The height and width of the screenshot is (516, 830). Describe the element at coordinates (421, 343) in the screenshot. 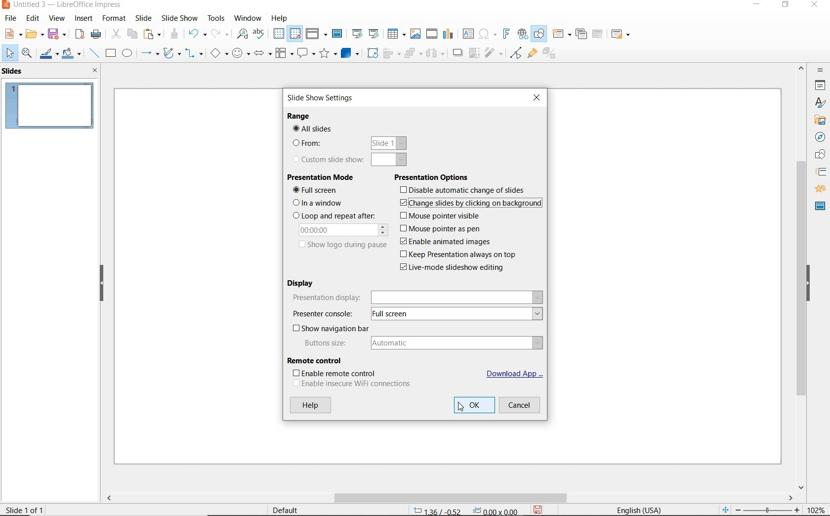

I see `BUTTONS SIZE` at that location.